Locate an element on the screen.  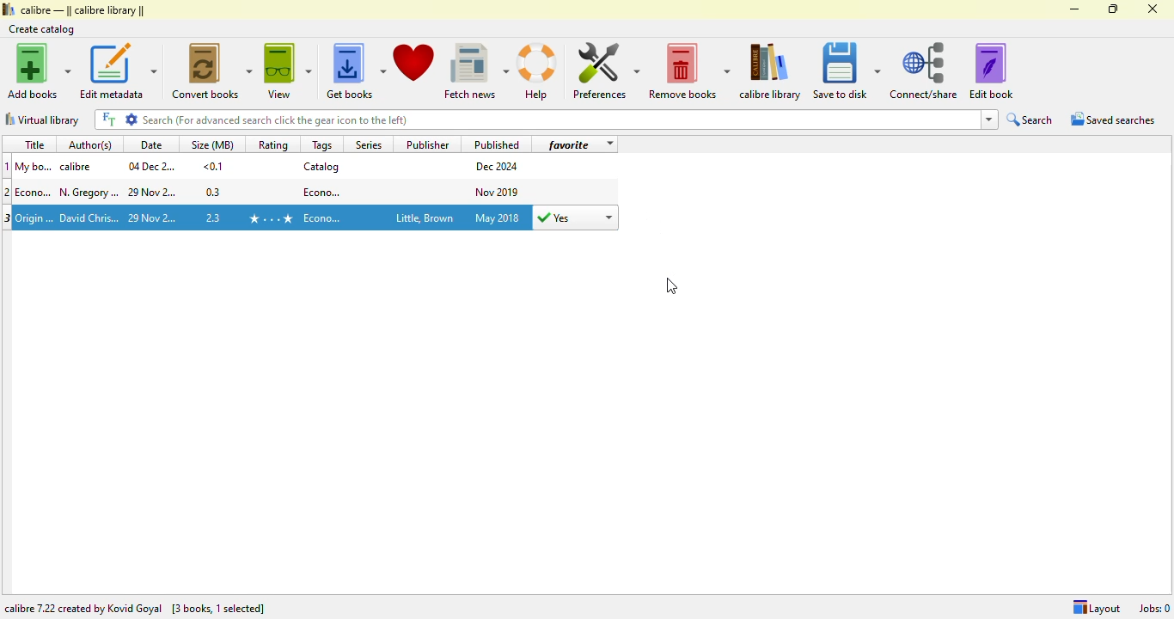
saved searches is located at coordinates (1113, 119).